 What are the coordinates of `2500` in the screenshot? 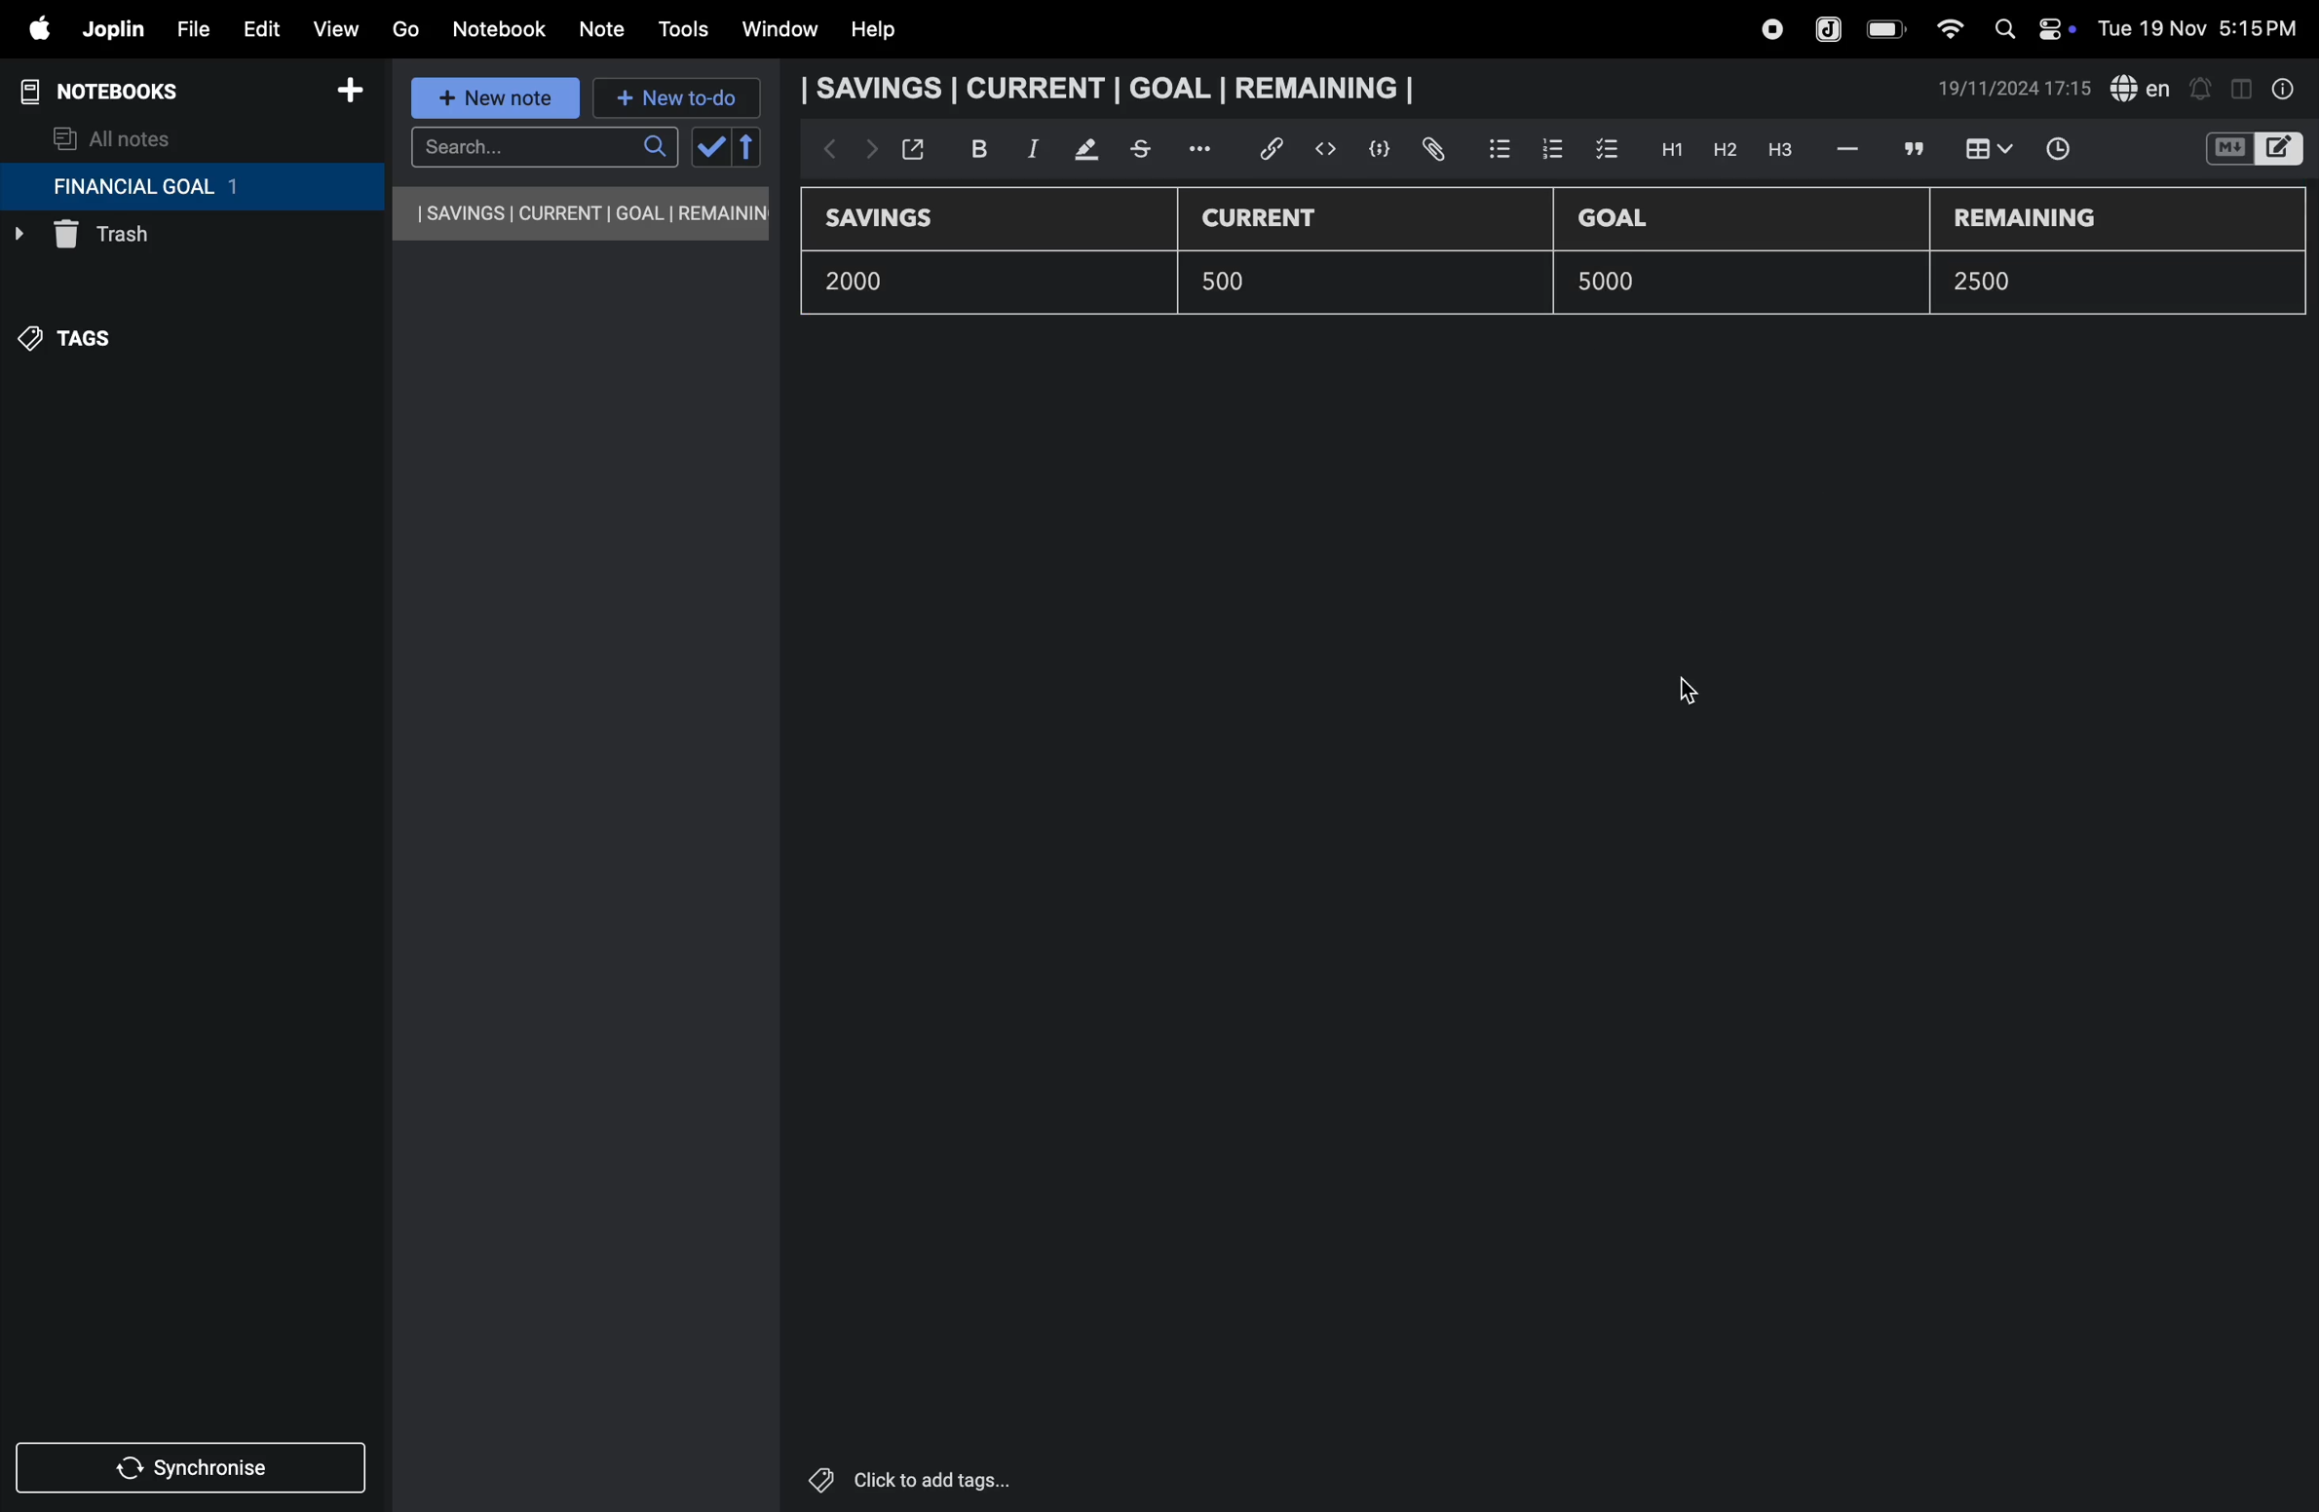 It's located at (1991, 282).